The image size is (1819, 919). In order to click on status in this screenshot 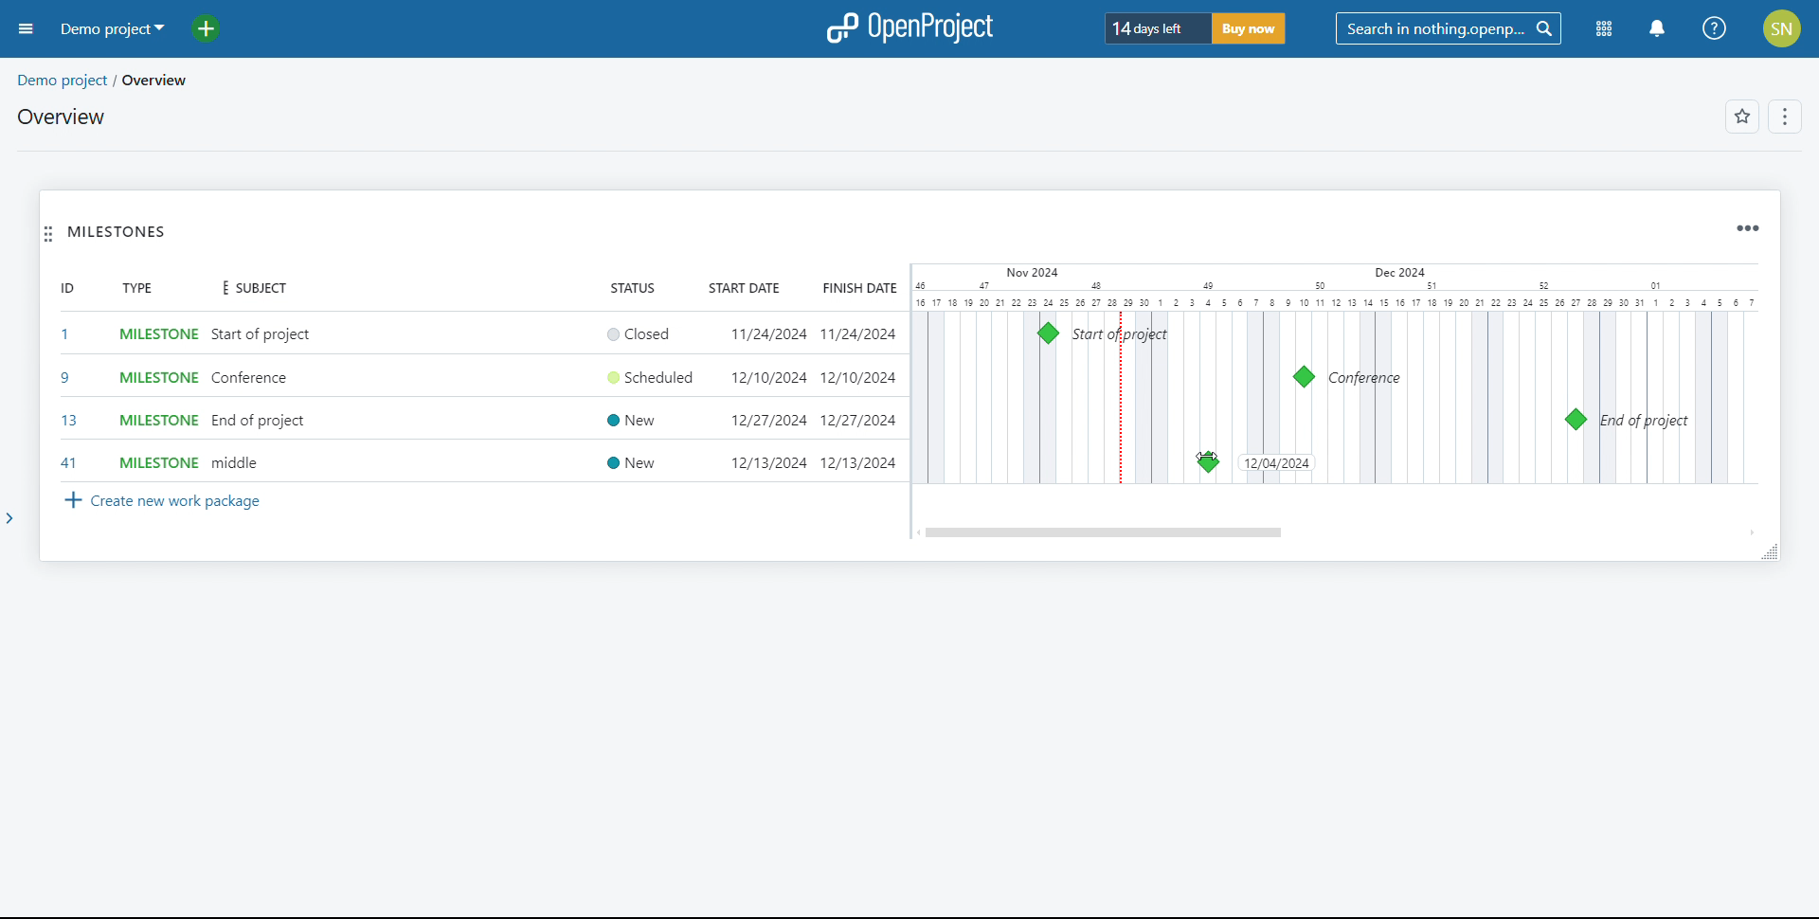, I will do `click(633, 286)`.